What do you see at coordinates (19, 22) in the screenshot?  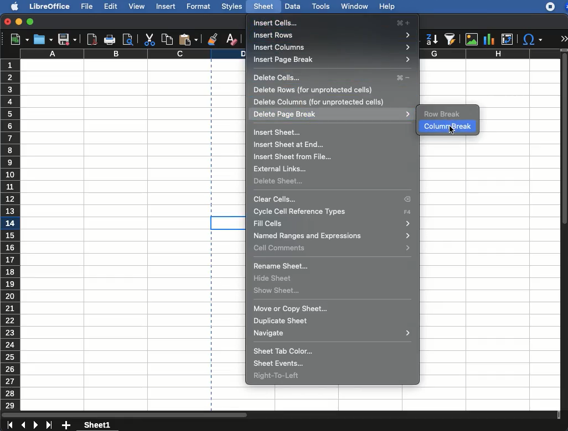 I see `minimize` at bounding box center [19, 22].